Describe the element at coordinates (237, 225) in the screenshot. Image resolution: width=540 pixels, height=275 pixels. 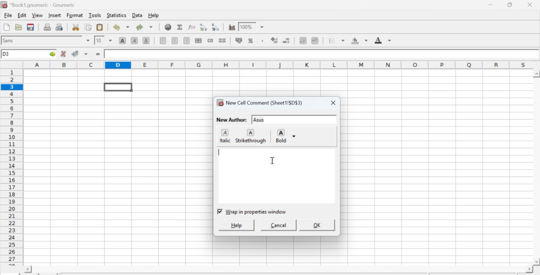
I see `help` at that location.